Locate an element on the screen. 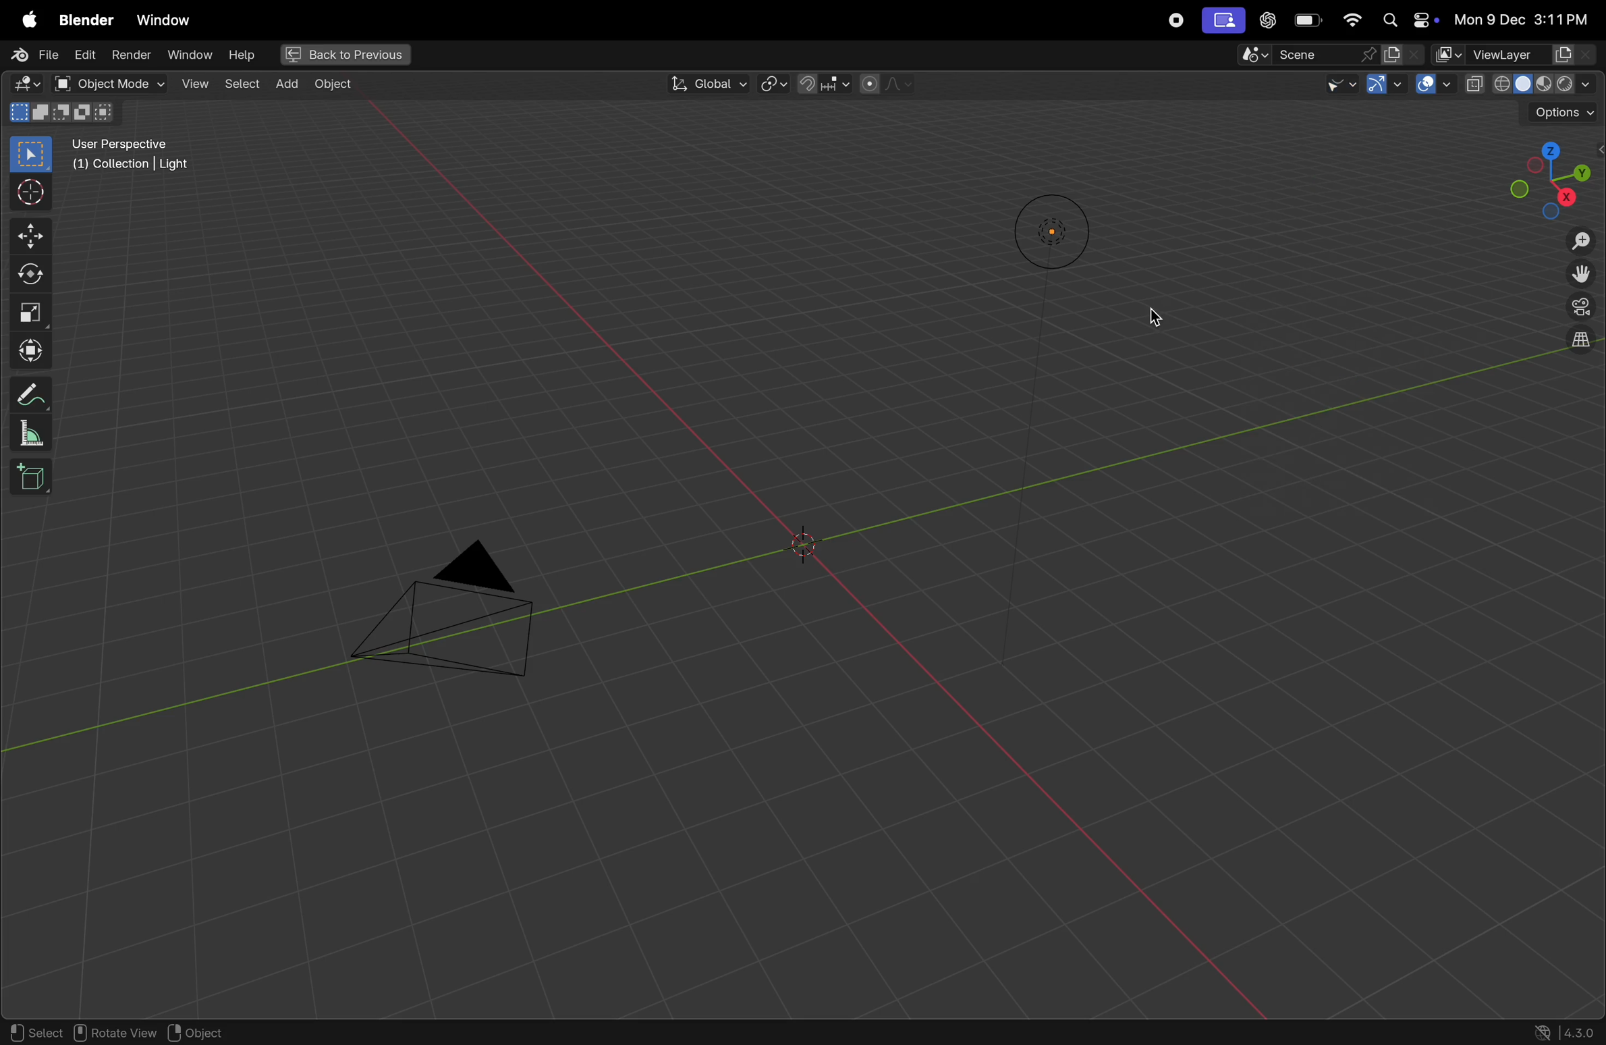 The height and width of the screenshot is (1045, 1606). centre point is located at coordinates (808, 543).